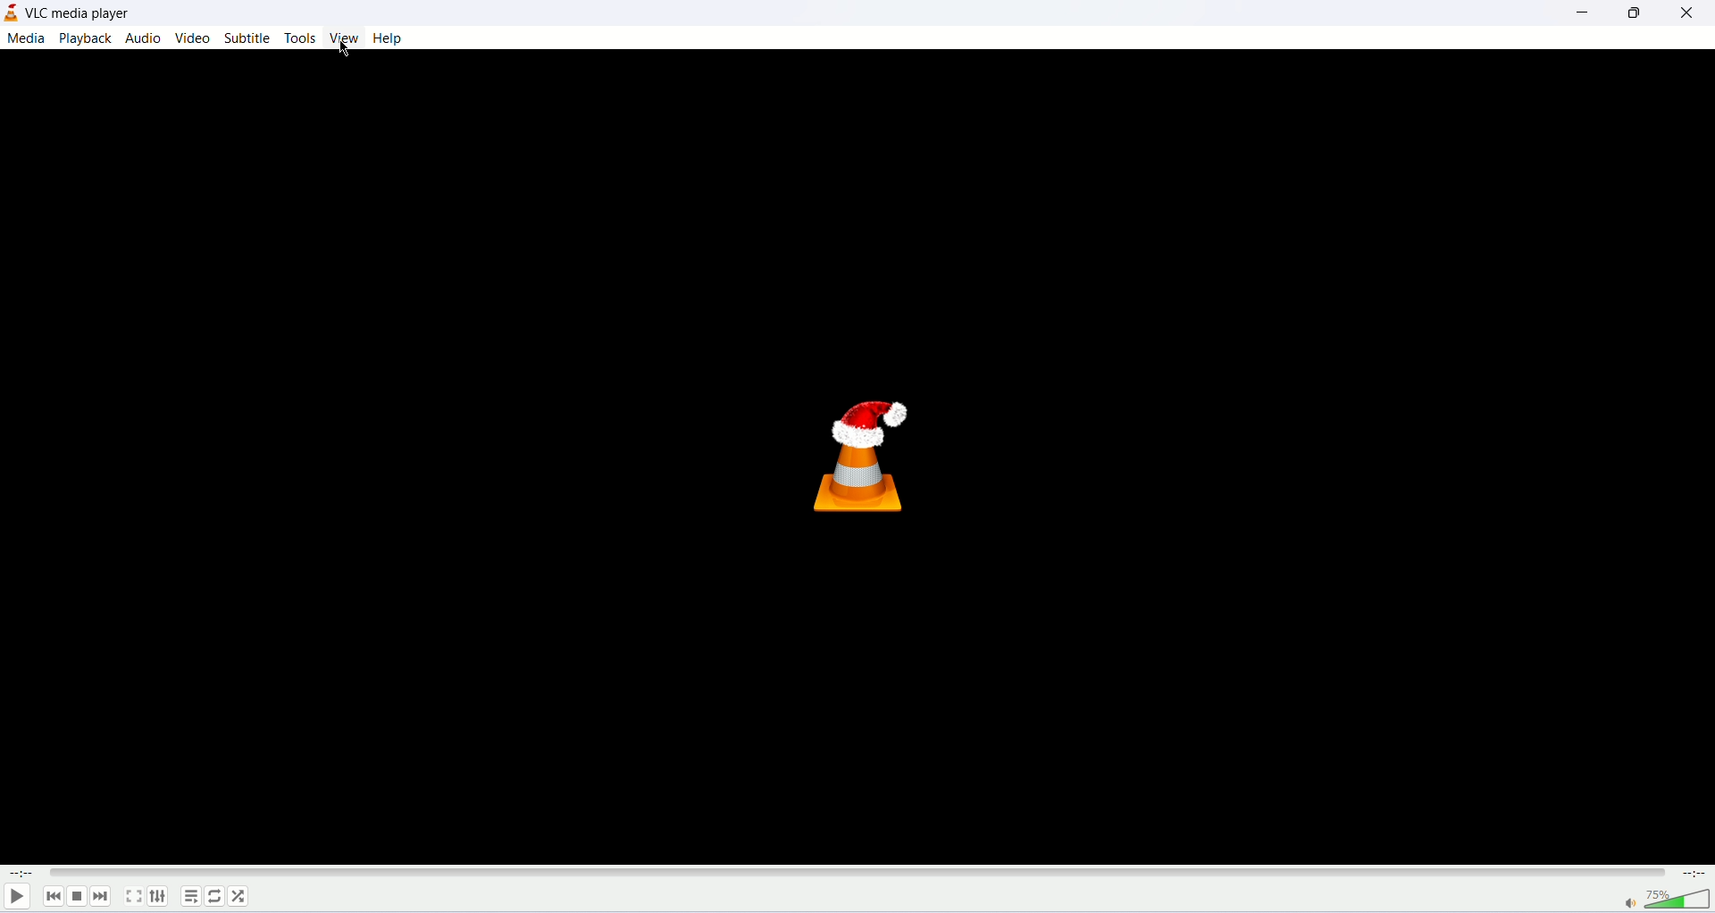  What do you see at coordinates (48, 895) in the screenshot?
I see `previous` at bounding box center [48, 895].